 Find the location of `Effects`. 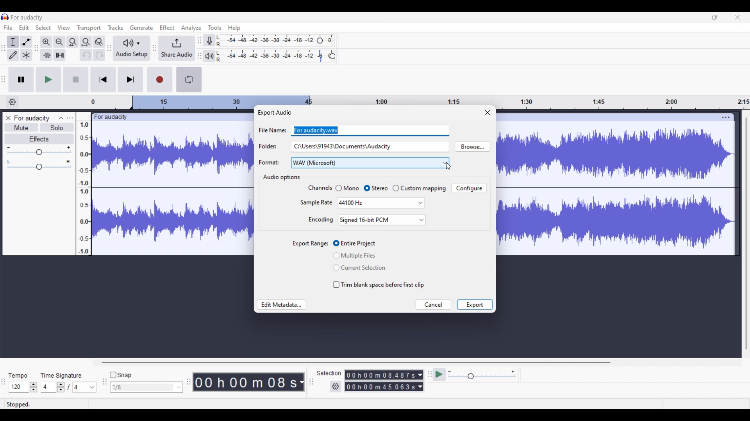

Effects is located at coordinates (39, 139).